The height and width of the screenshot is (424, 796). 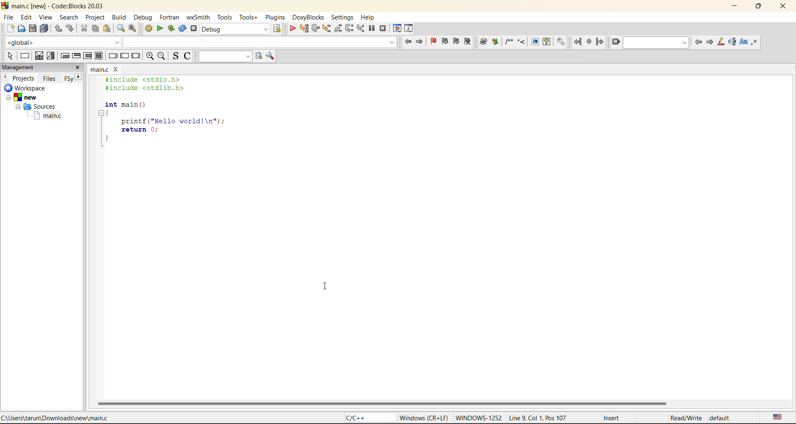 I want to click on save everytime, so click(x=44, y=28).